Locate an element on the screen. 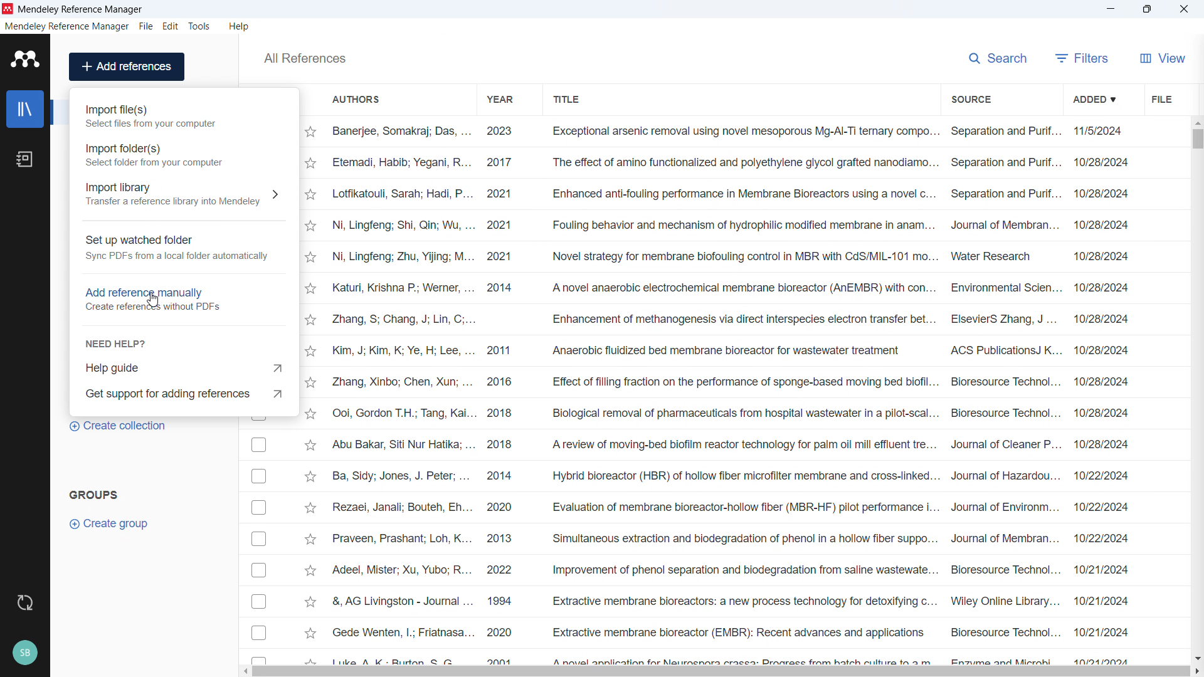  file  is located at coordinates (145, 27).